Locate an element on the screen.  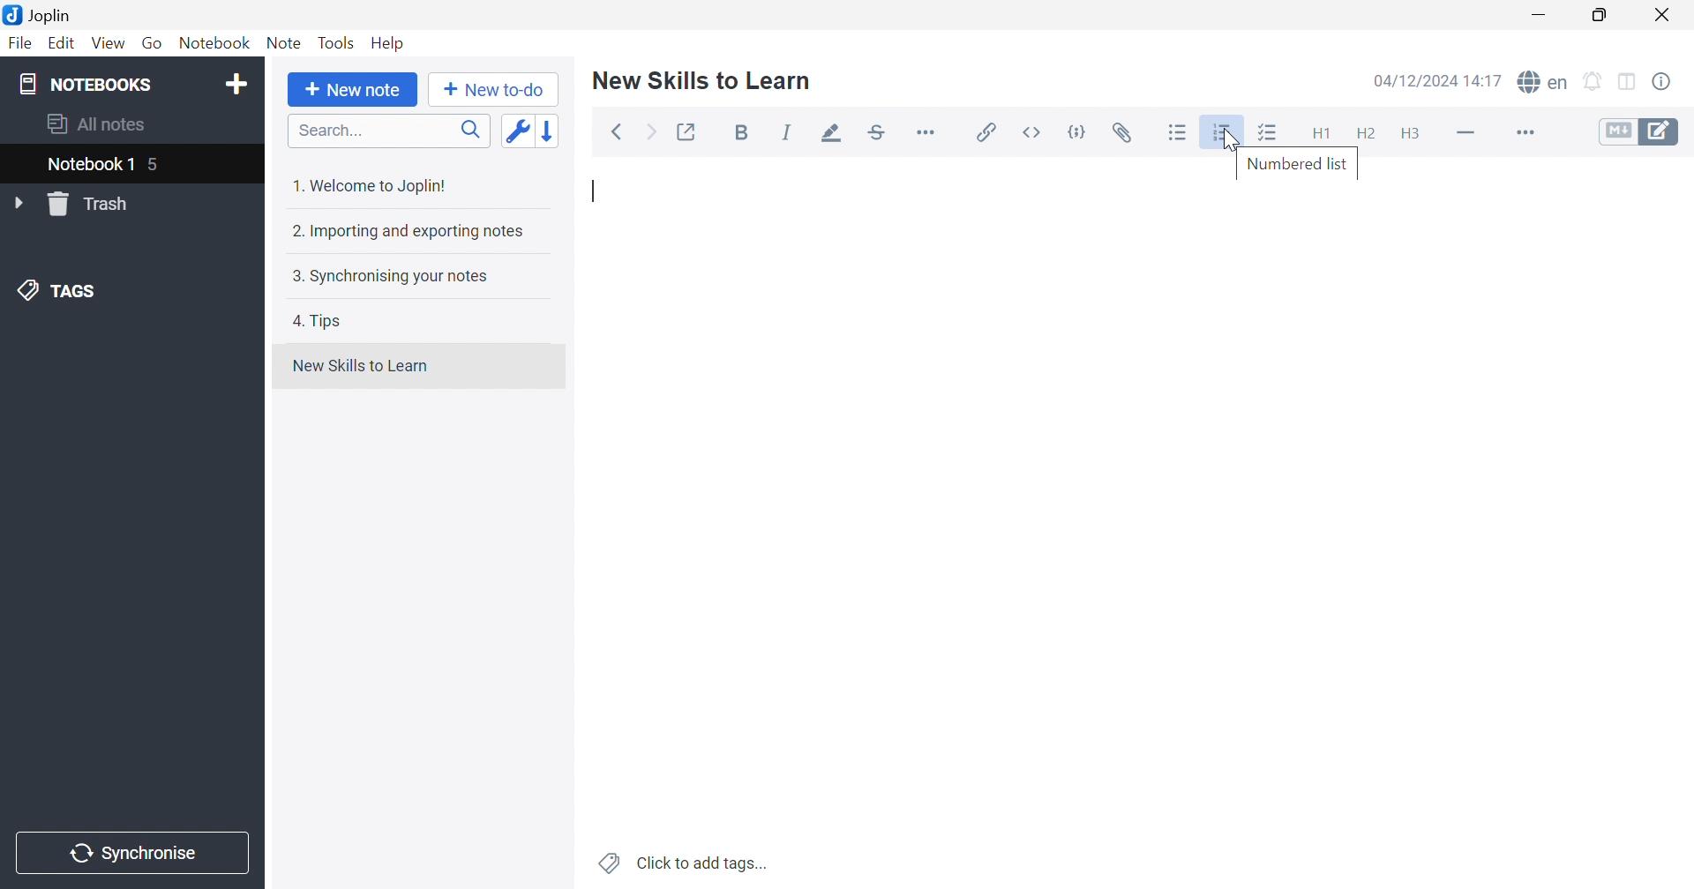
Cursor is located at coordinates (1233, 142).